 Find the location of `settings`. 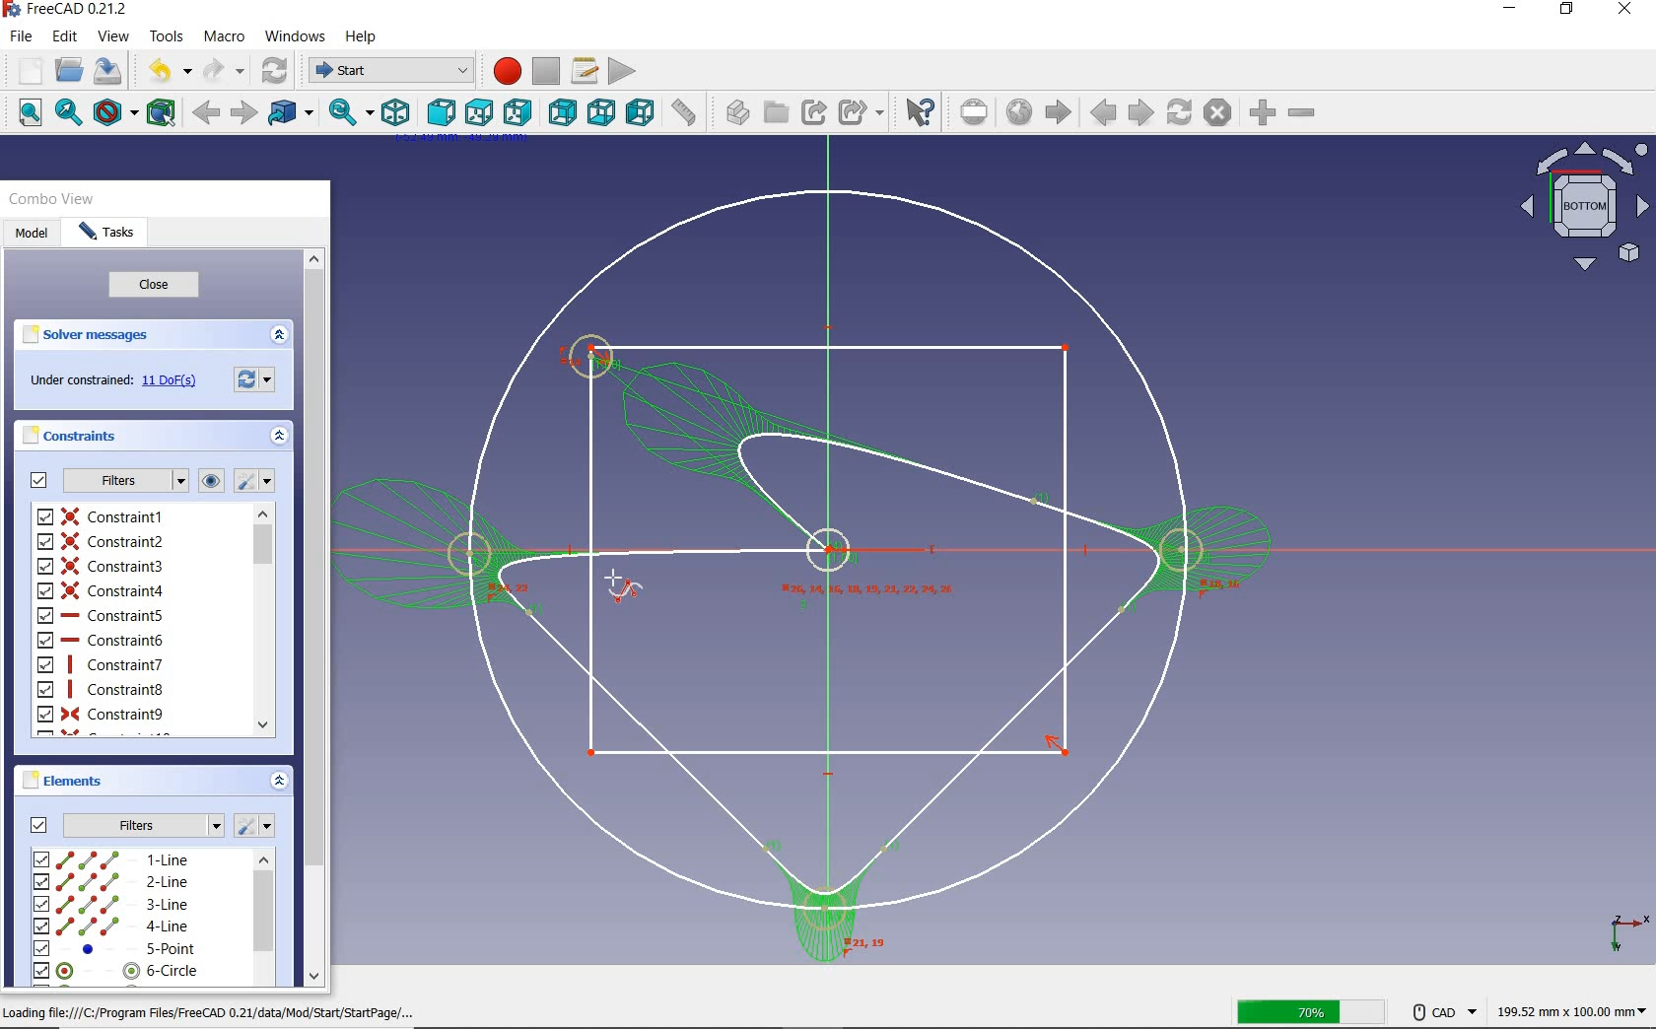

settings is located at coordinates (259, 825).